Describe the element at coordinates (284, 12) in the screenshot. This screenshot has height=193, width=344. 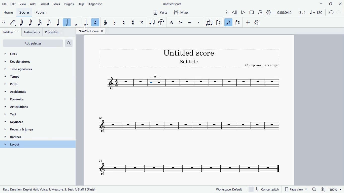
I see `time` at that location.